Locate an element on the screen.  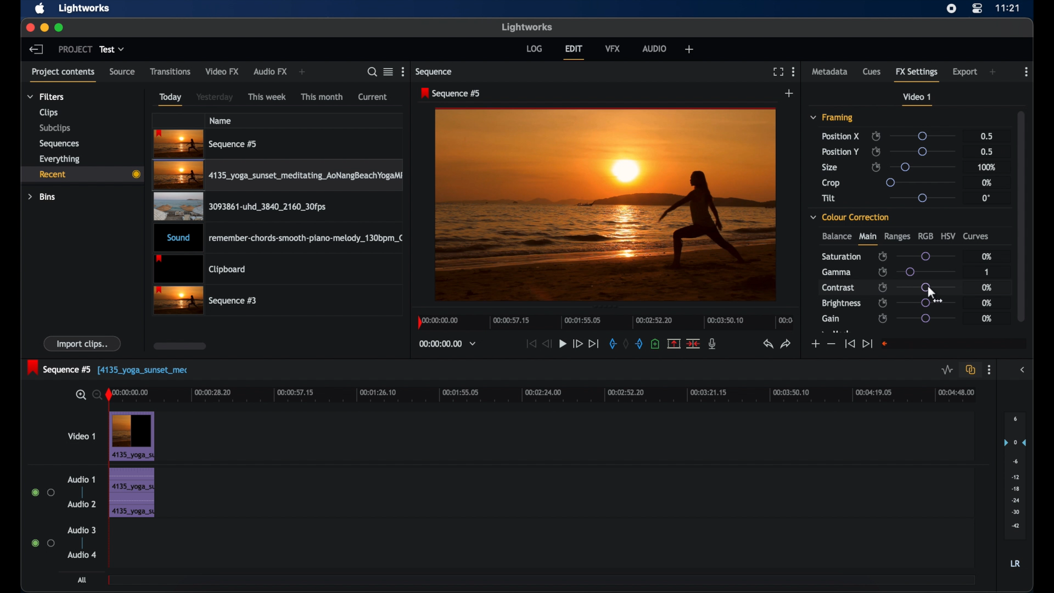
framing is located at coordinates (831, 117).